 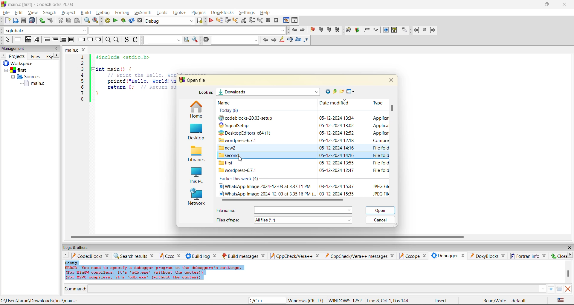 What do you see at coordinates (327, 91) in the screenshot?
I see `go to last` at bounding box center [327, 91].